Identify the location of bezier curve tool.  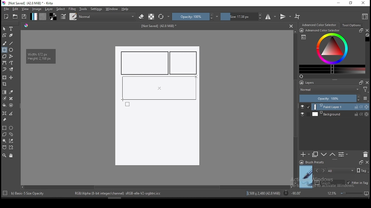
(4, 63).